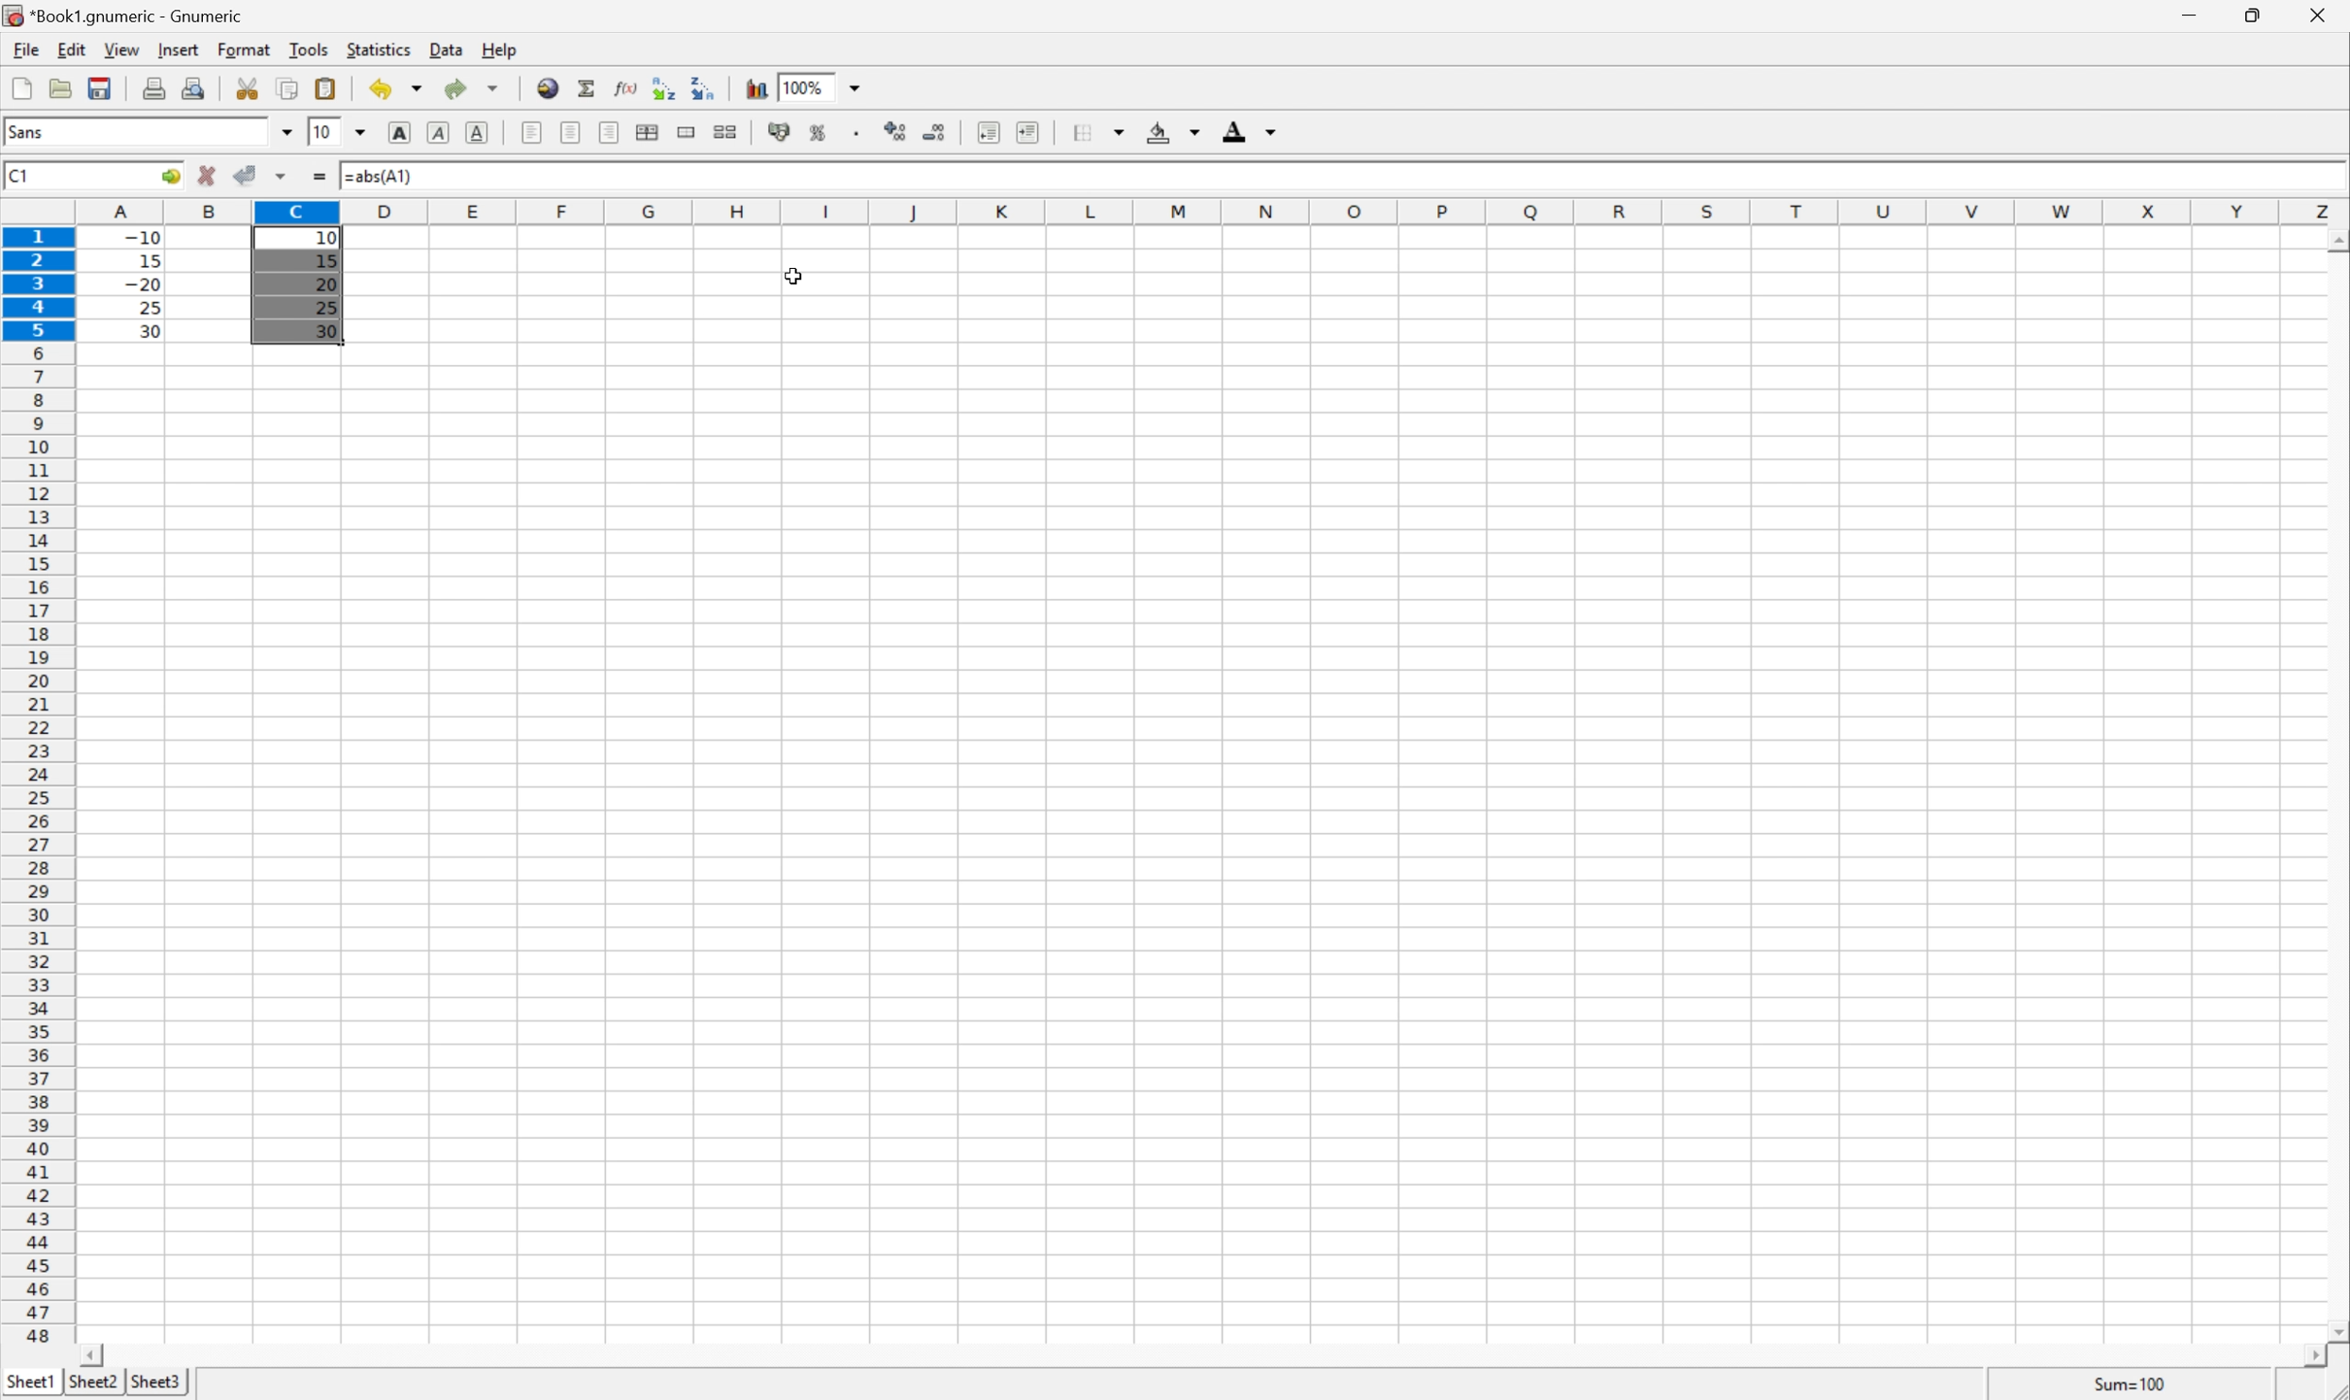 The image size is (2350, 1400). What do you see at coordinates (649, 133) in the screenshot?
I see `center horizontally across the selection` at bounding box center [649, 133].